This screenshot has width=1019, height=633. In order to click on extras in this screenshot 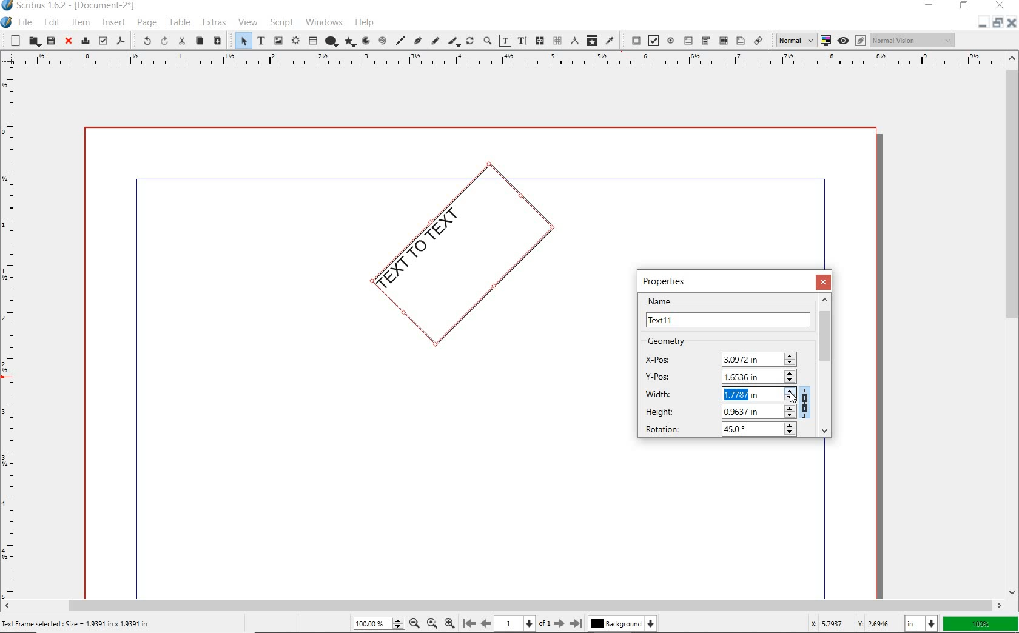, I will do `click(214, 22)`.